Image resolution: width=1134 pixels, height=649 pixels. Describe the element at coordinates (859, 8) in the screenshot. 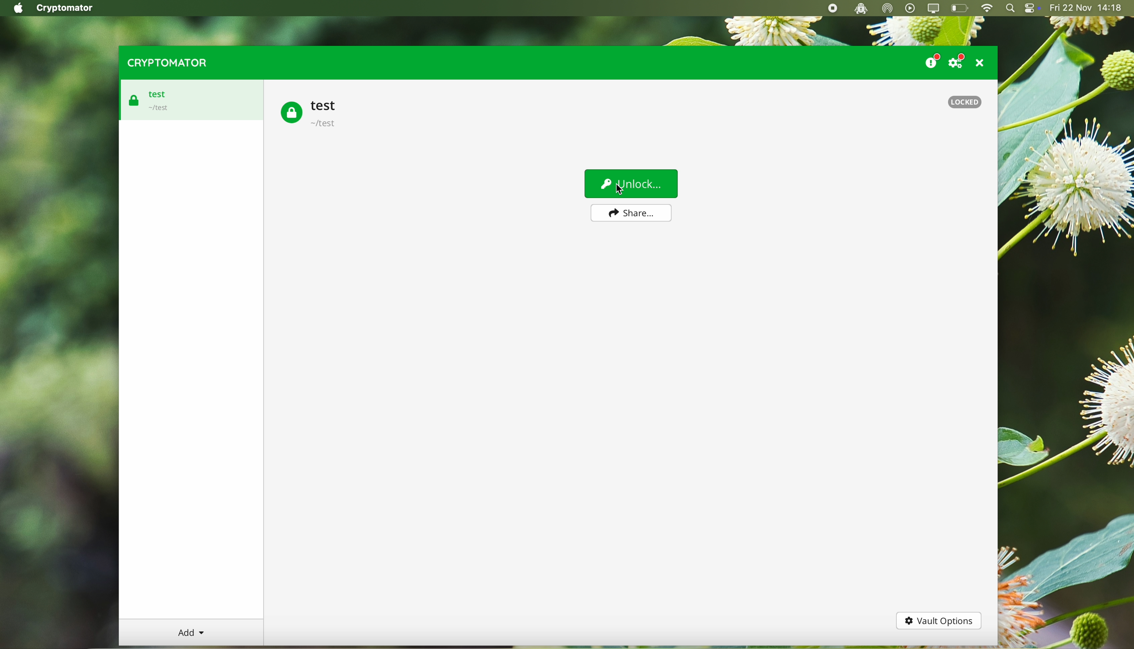

I see `cryptomator open` at that location.